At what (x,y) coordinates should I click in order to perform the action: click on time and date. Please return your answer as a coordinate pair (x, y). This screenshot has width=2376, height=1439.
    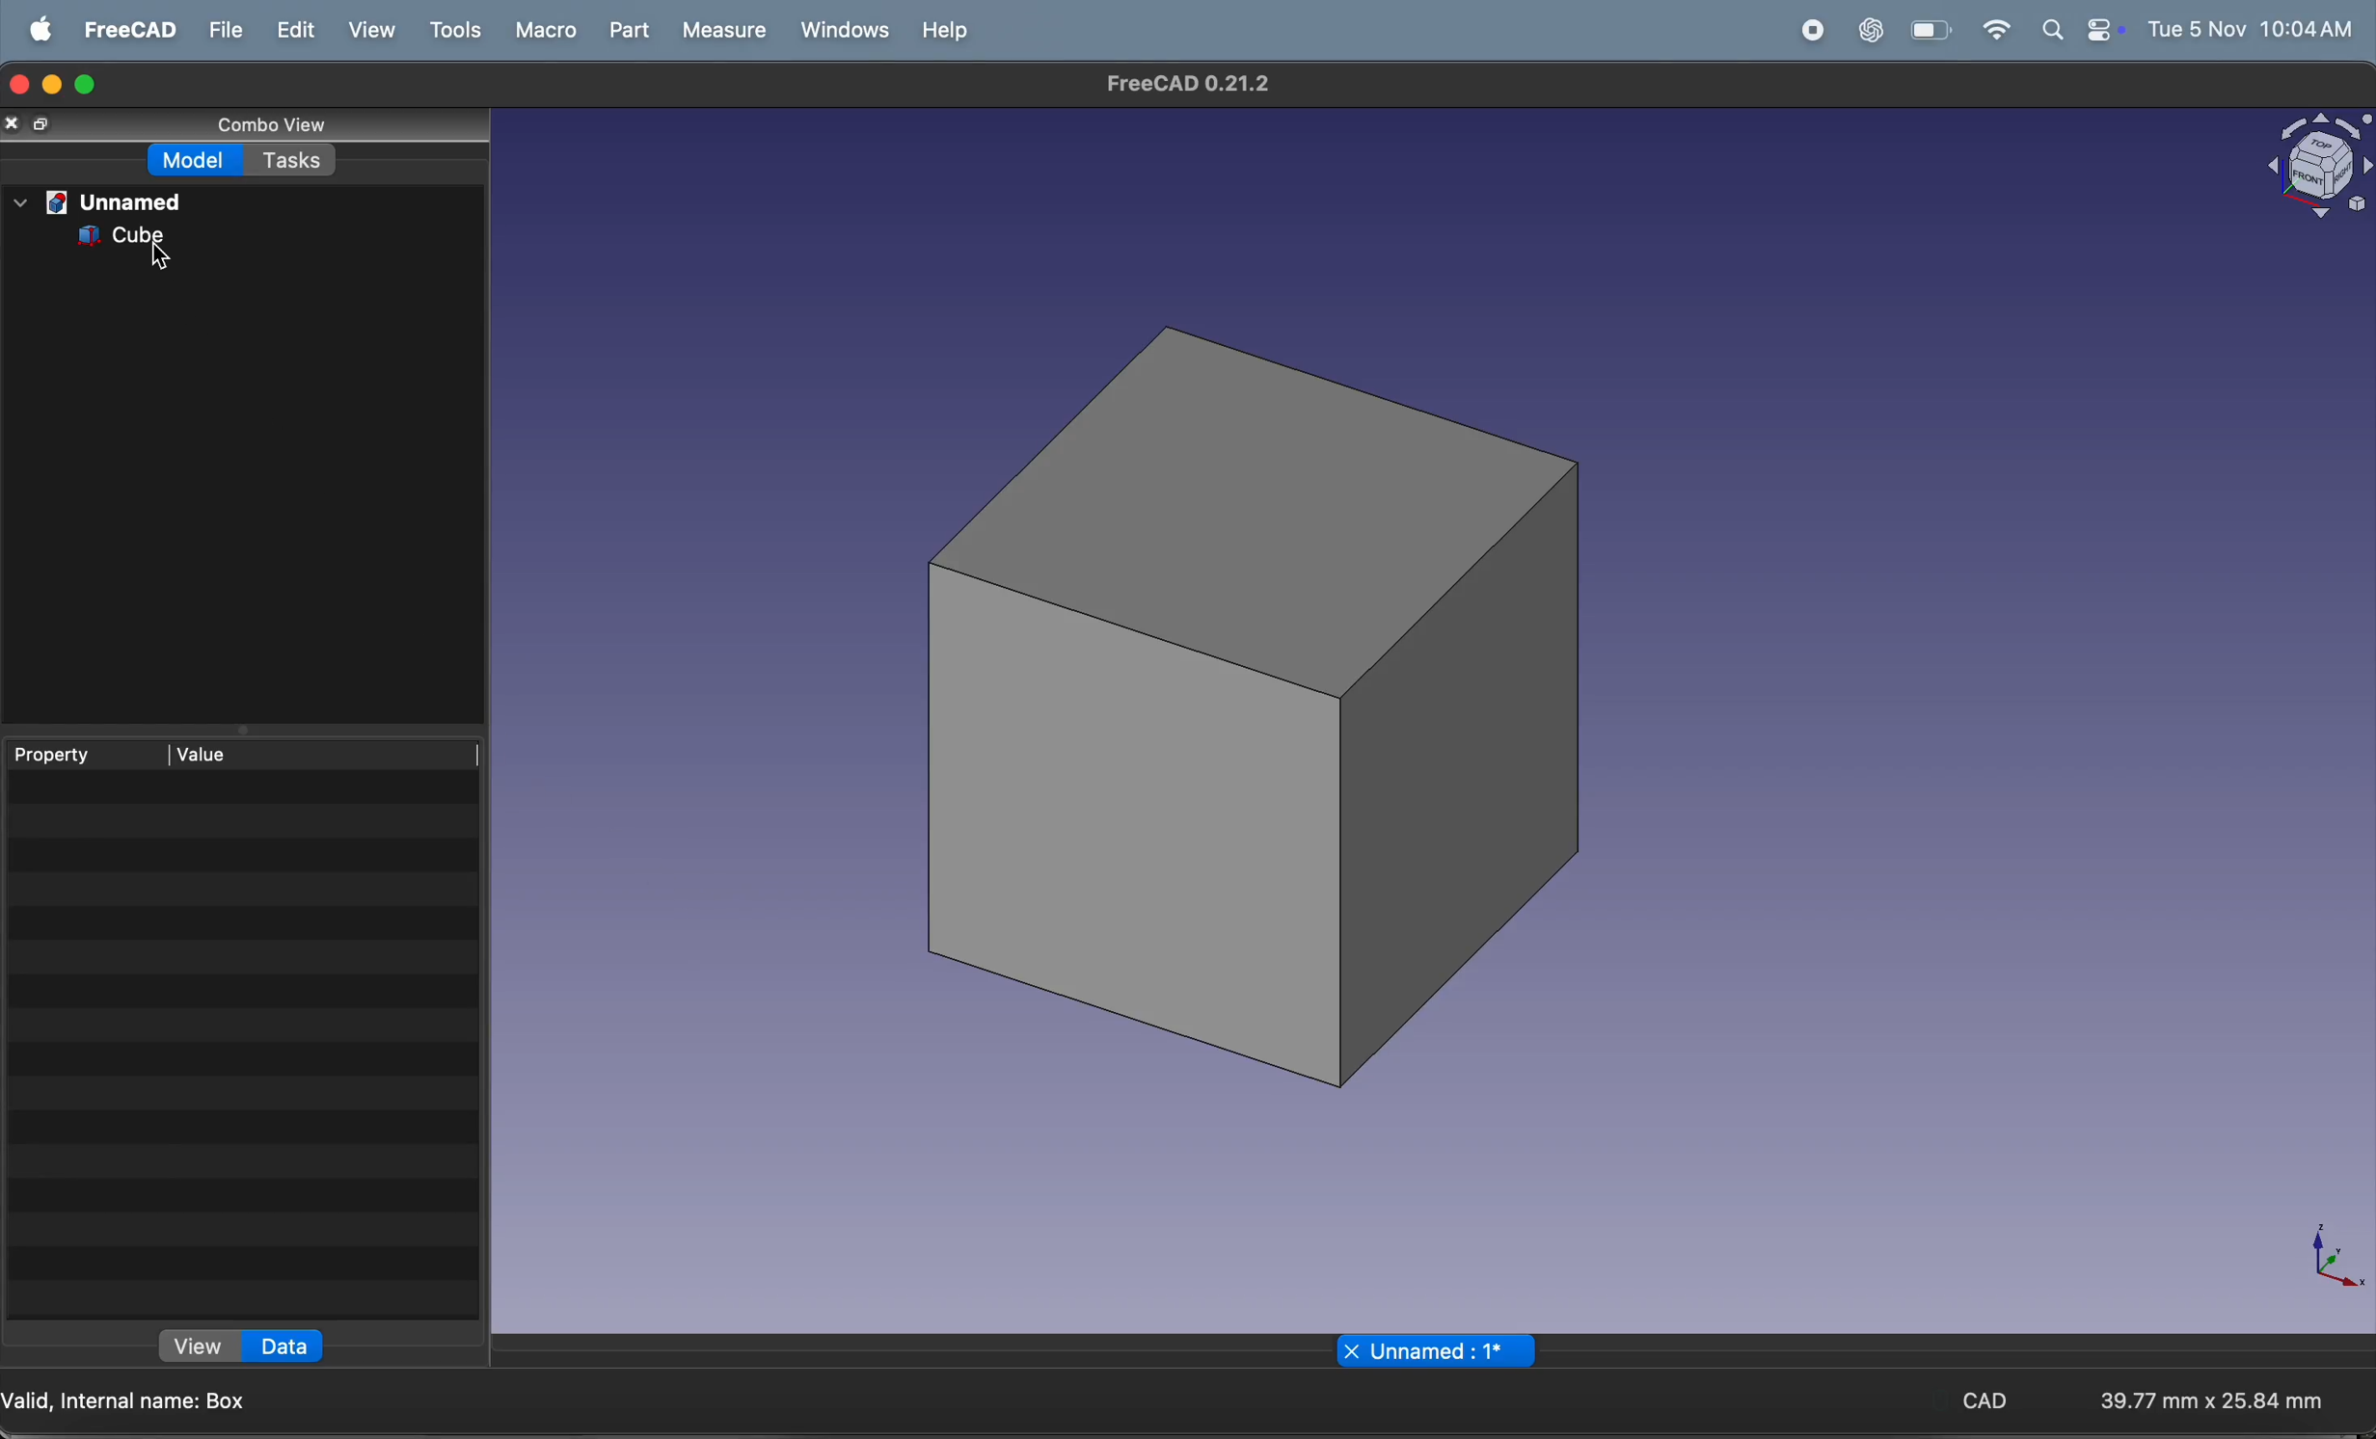
    Looking at the image, I should click on (2256, 28).